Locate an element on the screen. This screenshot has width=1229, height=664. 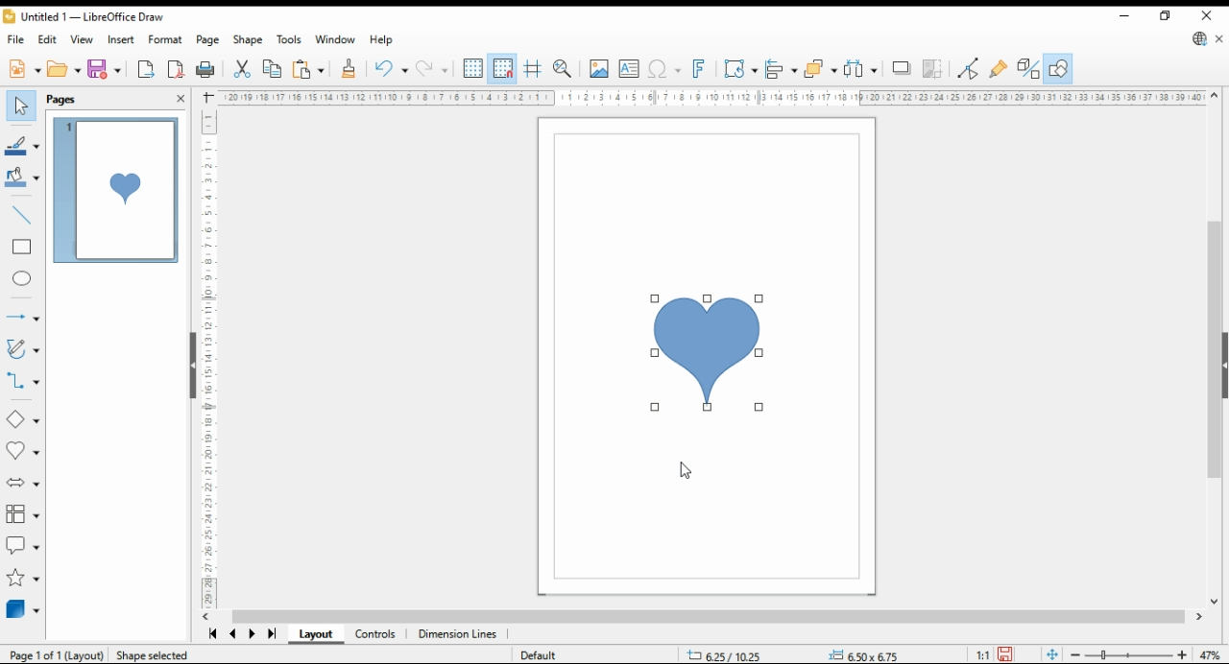
restore is located at coordinates (1165, 16).